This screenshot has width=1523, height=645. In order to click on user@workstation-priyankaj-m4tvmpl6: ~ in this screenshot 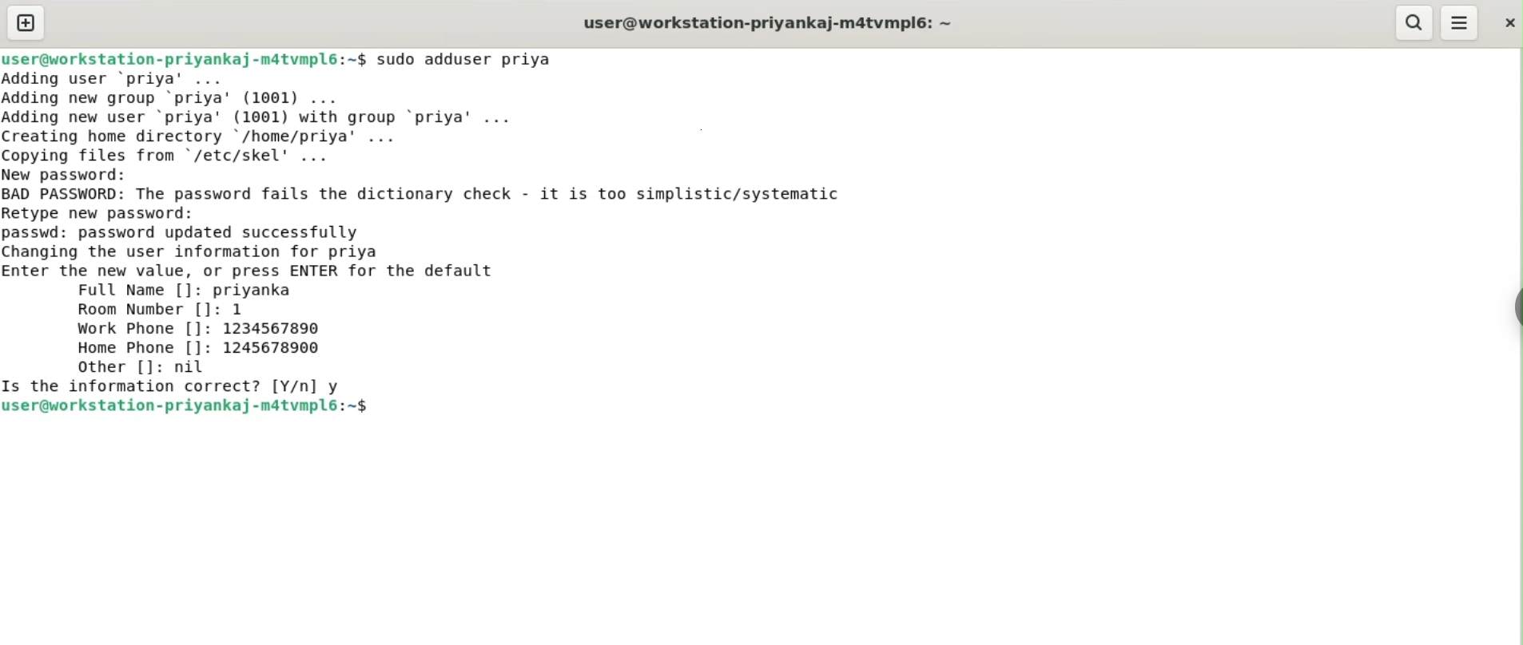, I will do `click(768, 25)`.